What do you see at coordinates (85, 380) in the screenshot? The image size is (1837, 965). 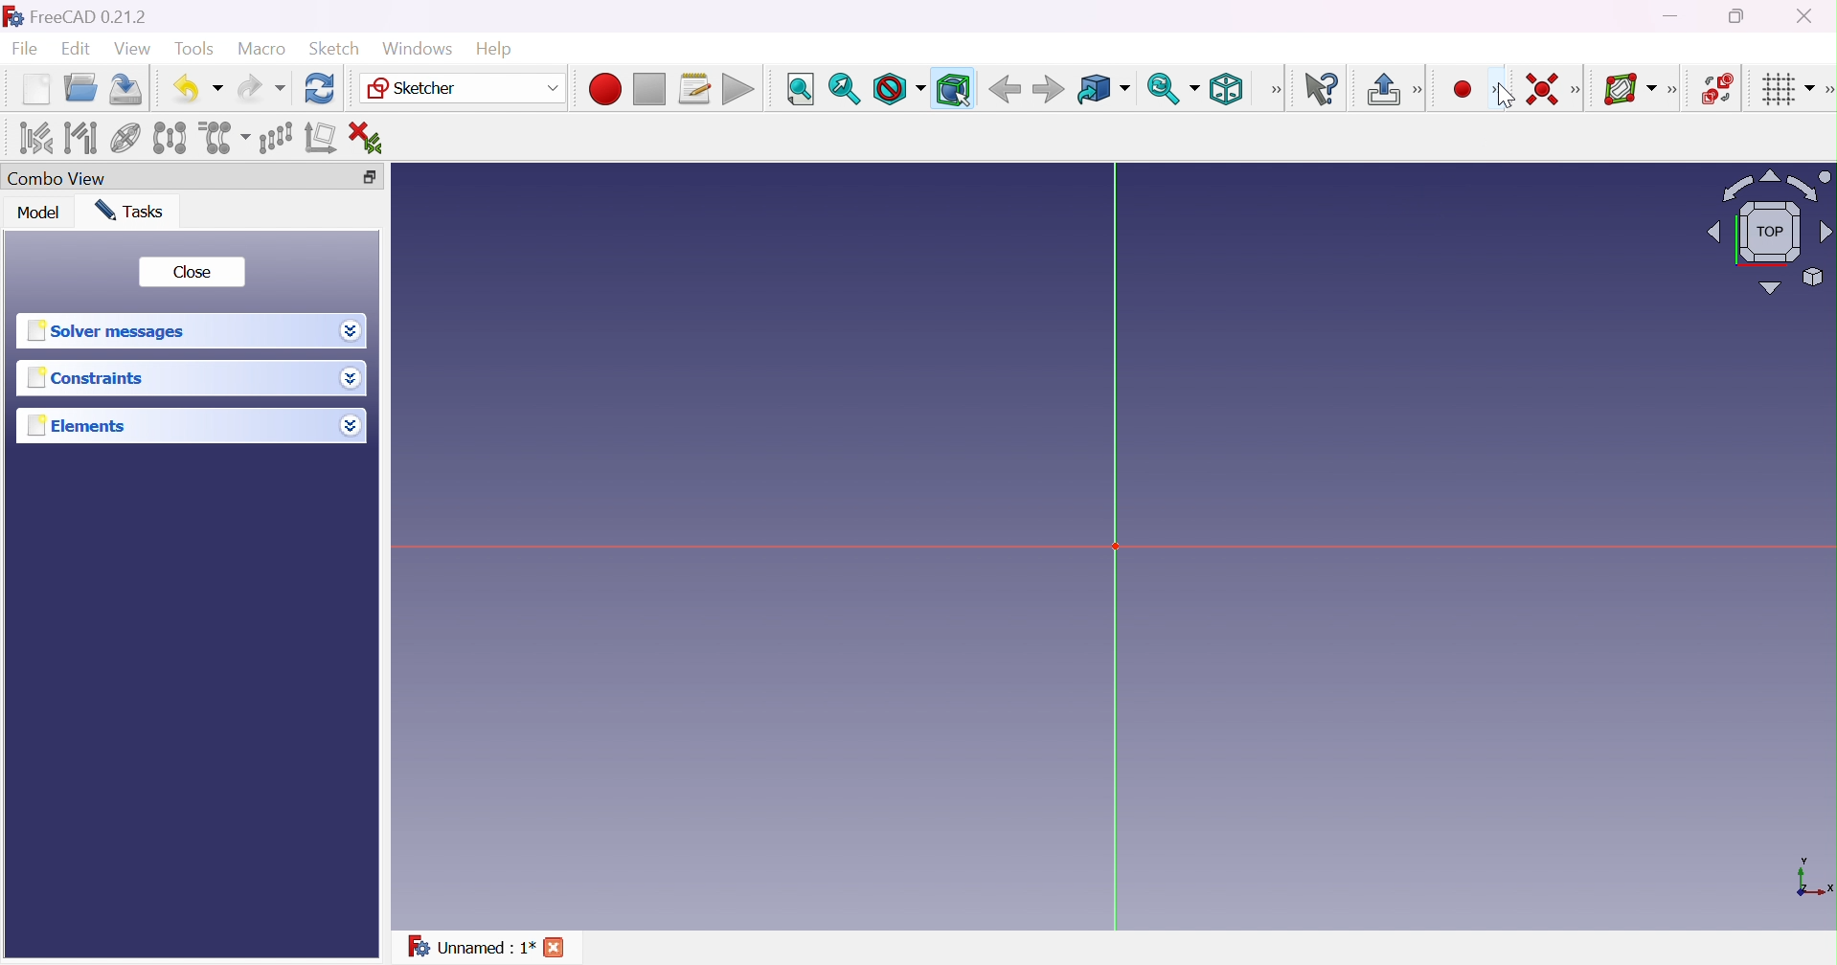 I see `Constraints` at bounding box center [85, 380].